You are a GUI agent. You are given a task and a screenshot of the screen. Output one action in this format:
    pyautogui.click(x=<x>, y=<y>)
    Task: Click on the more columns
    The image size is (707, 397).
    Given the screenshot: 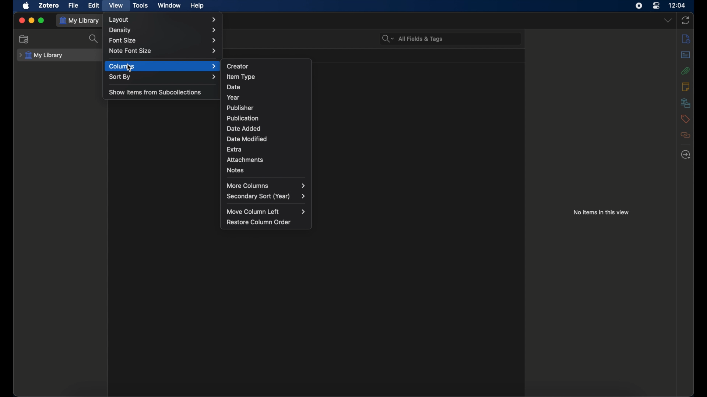 What is the action you would take?
    pyautogui.click(x=267, y=186)
    